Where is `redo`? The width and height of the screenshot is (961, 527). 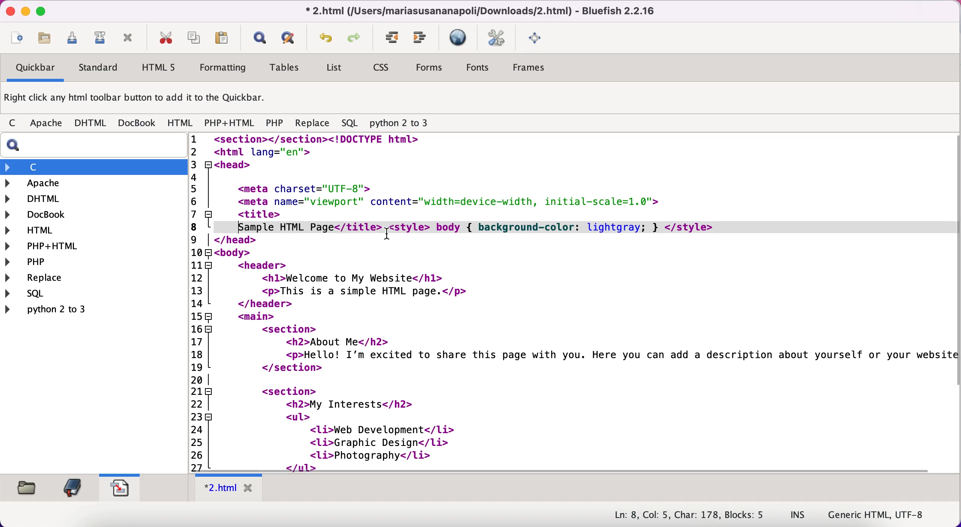 redo is located at coordinates (356, 39).